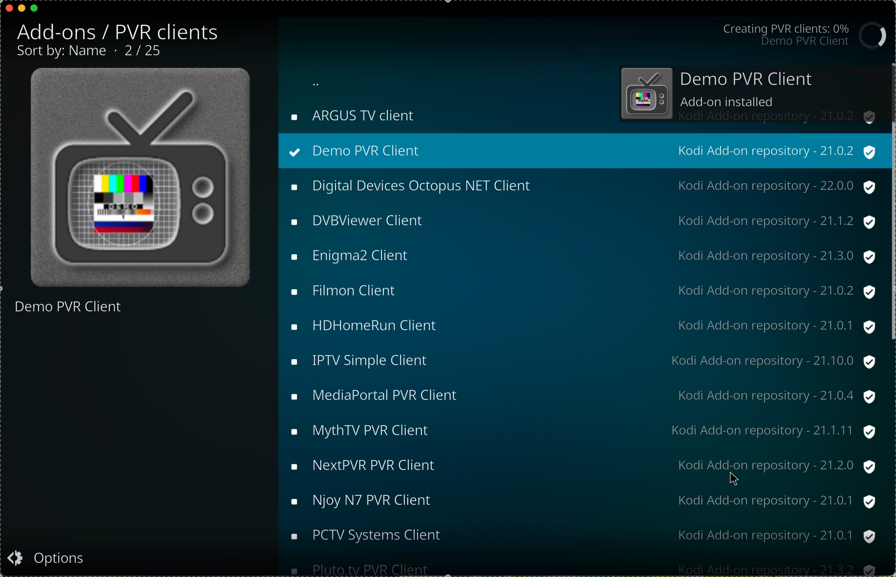  I want to click on , so click(890, 318).